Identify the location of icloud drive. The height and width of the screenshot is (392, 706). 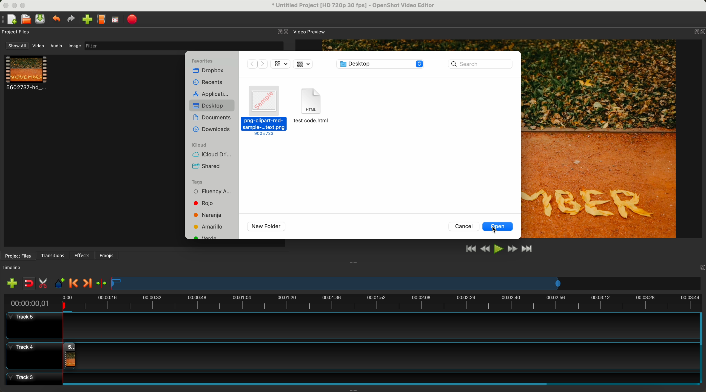
(215, 155).